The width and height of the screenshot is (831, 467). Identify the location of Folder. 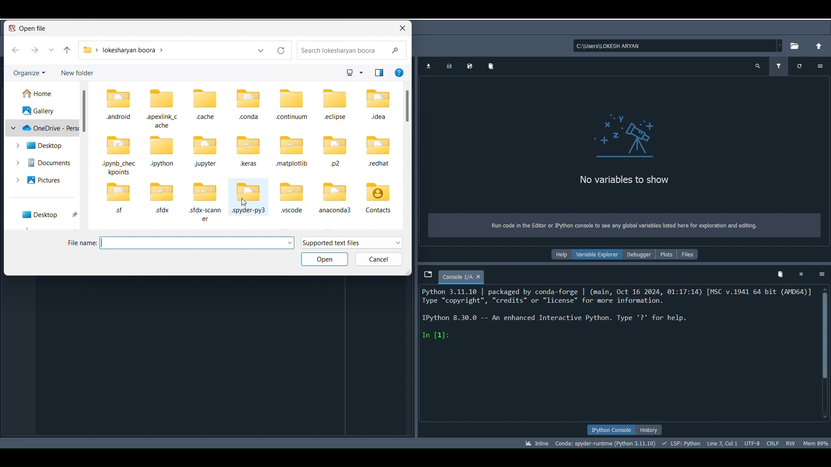
(334, 106).